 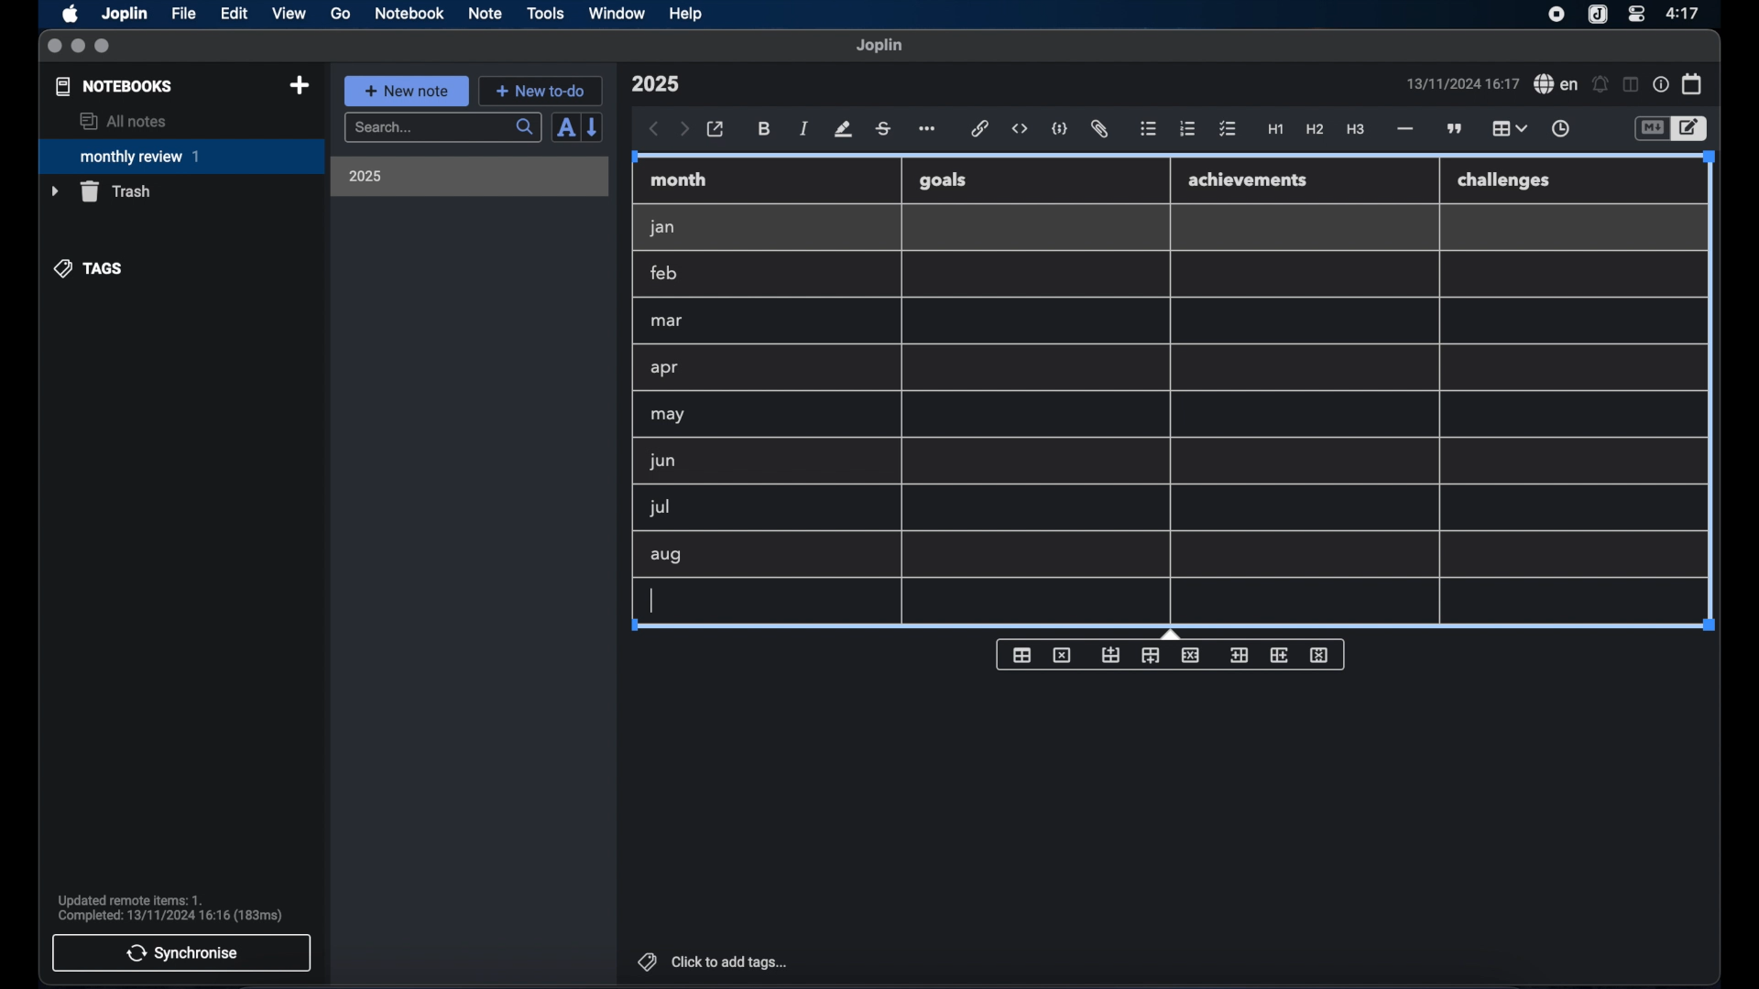 What do you see at coordinates (1062, 656) in the screenshot?
I see `delete table` at bounding box center [1062, 656].